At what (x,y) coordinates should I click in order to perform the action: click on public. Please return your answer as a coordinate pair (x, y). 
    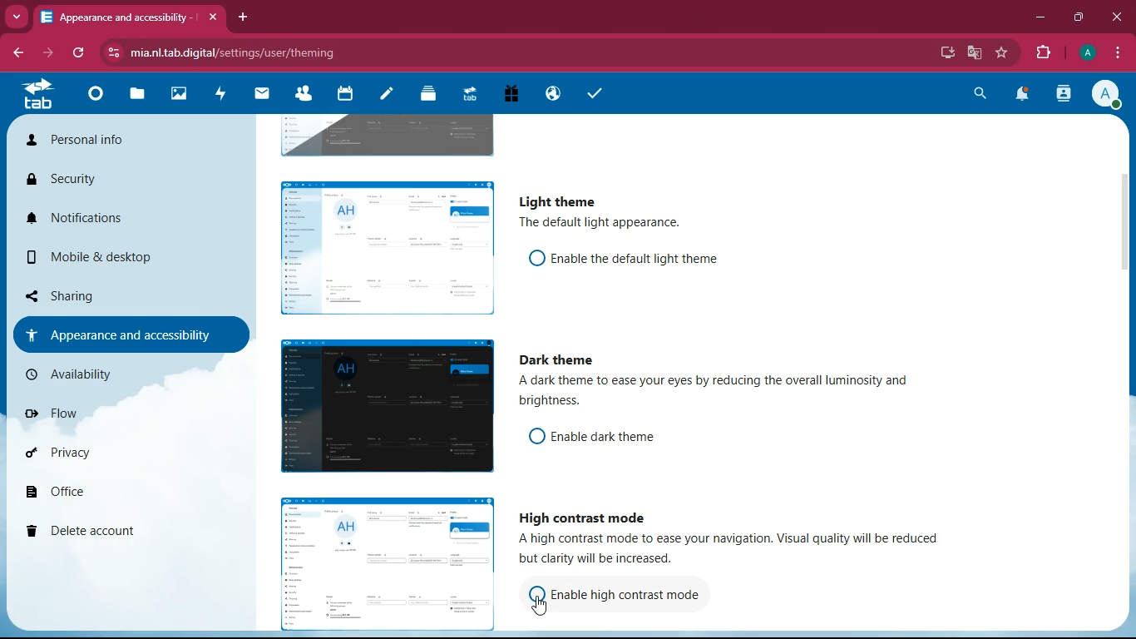
    Looking at the image, I should click on (551, 95).